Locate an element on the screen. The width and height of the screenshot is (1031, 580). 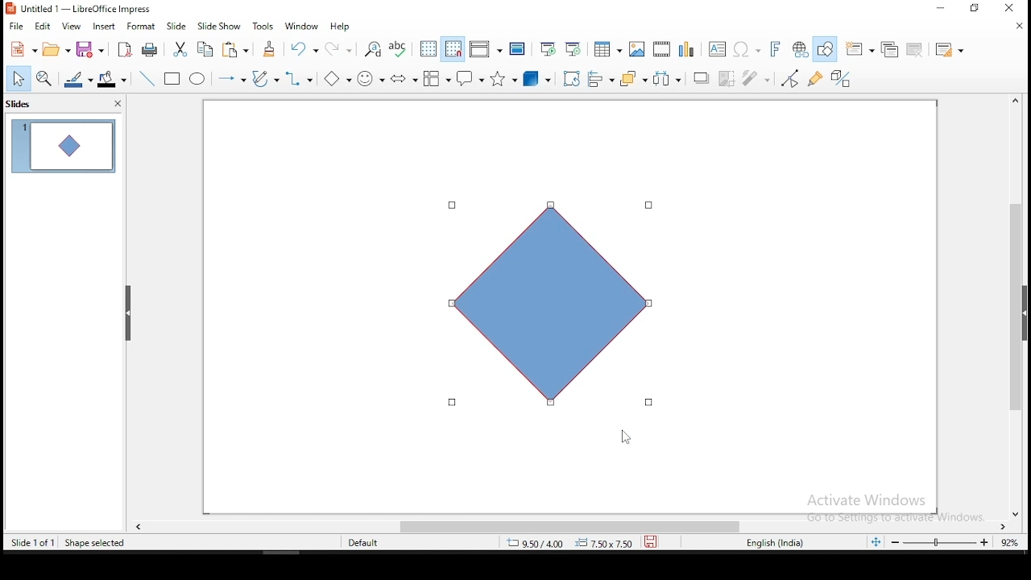
scroll right is located at coordinates (1006, 524).